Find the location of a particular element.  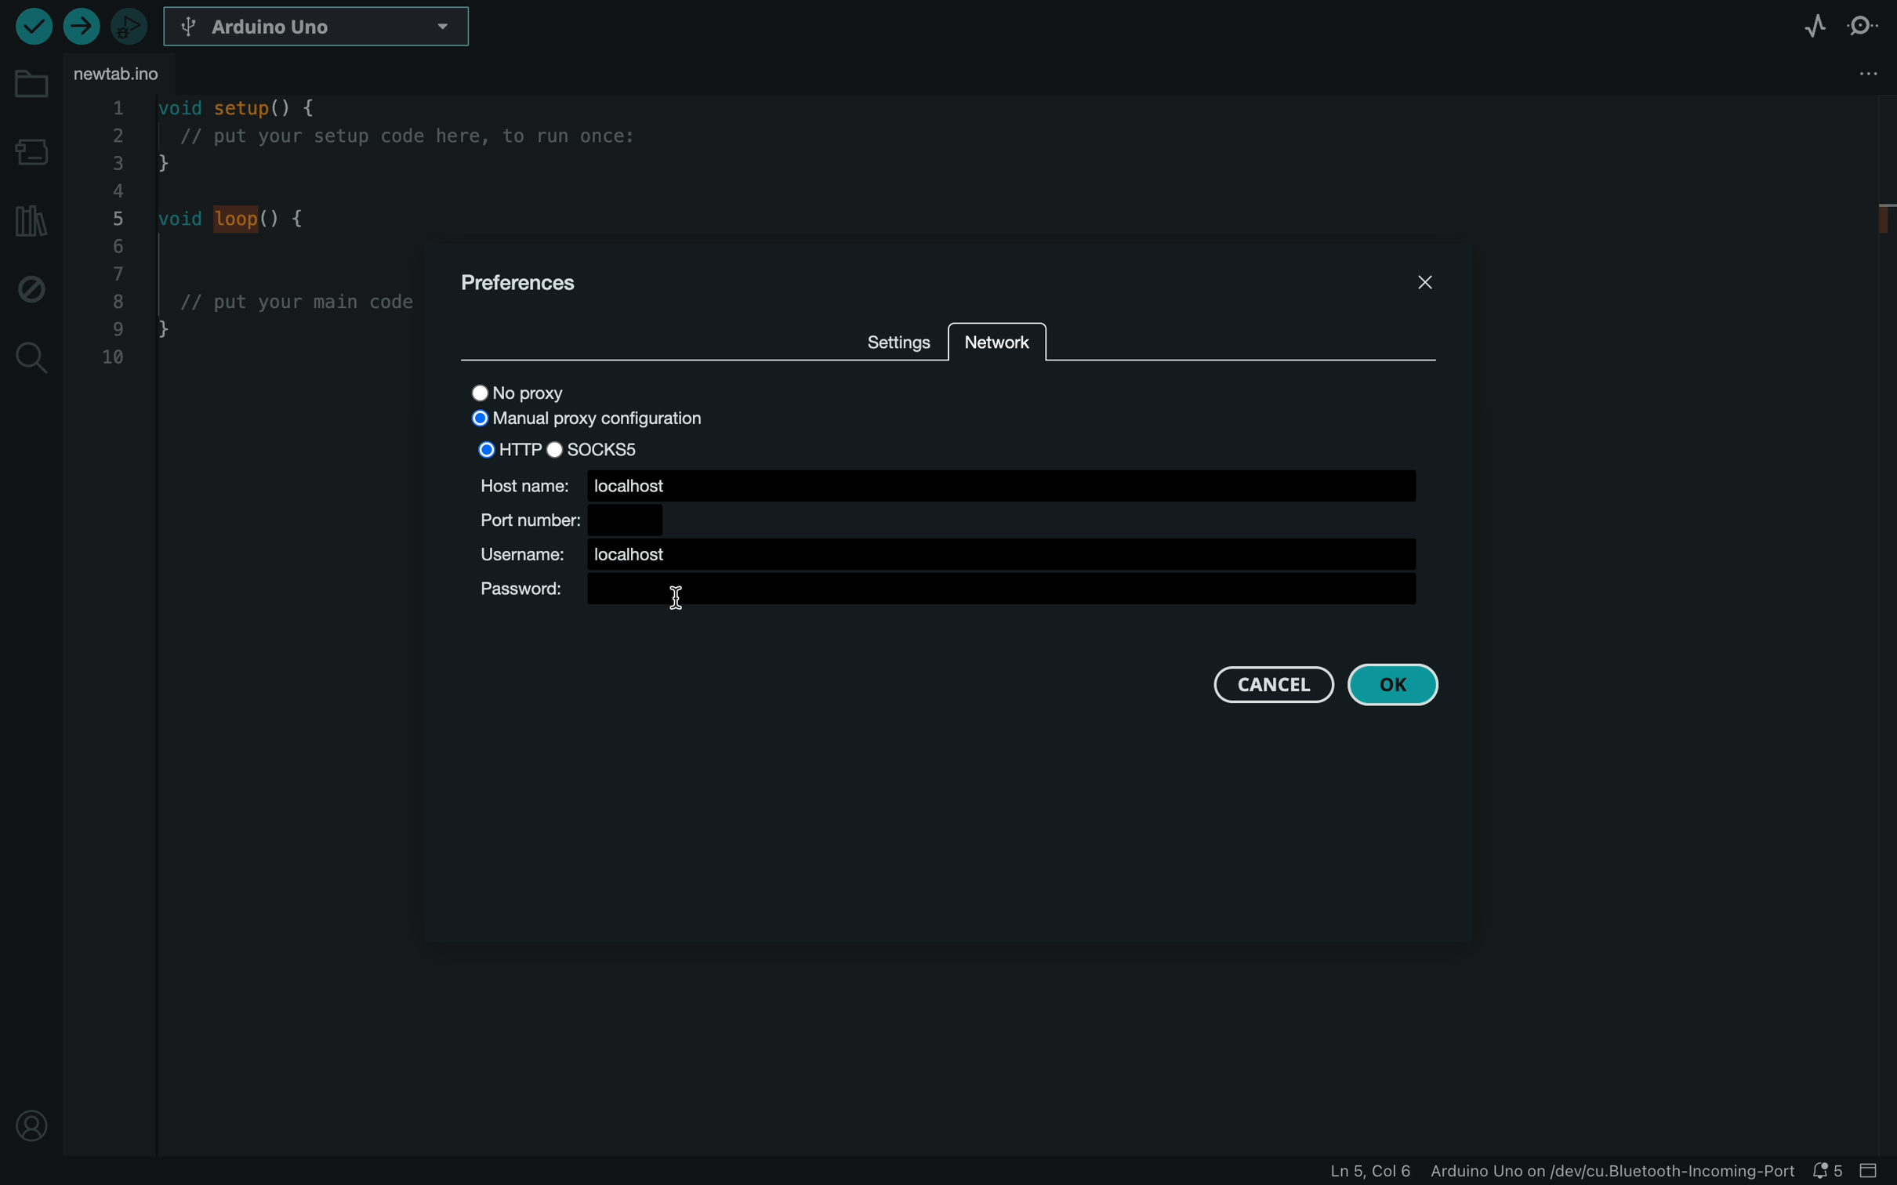

host name is located at coordinates (946, 484).